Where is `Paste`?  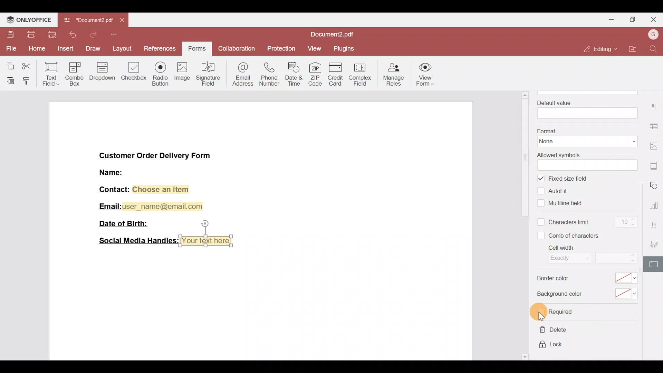
Paste is located at coordinates (8, 80).